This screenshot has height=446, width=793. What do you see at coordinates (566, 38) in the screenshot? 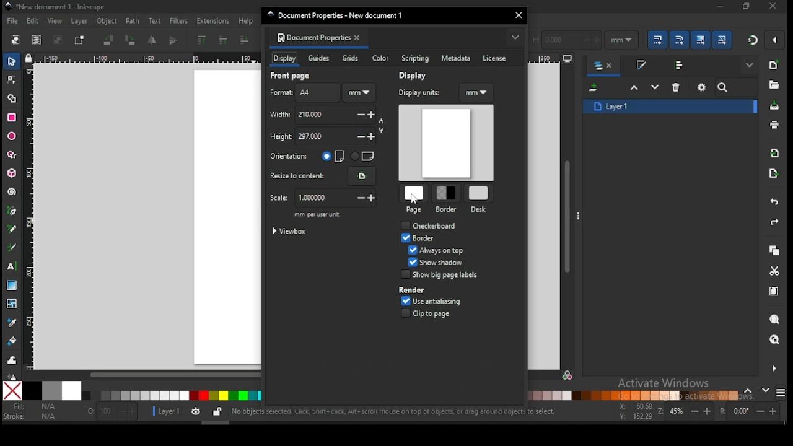
I see `height of selection` at bounding box center [566, 38].